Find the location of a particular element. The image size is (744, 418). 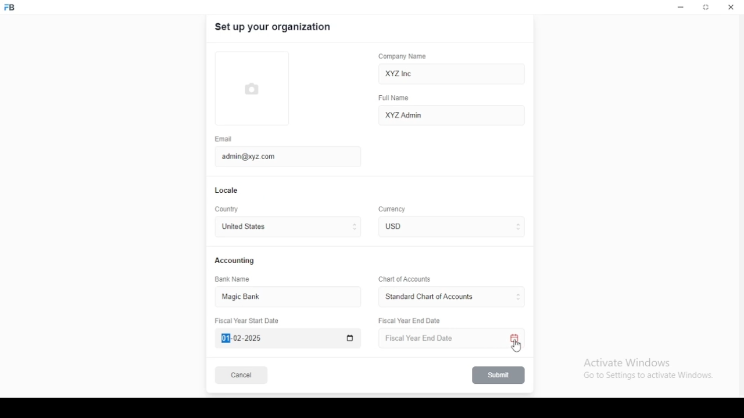

XYZ Inc is located at coordinates (453, 74).